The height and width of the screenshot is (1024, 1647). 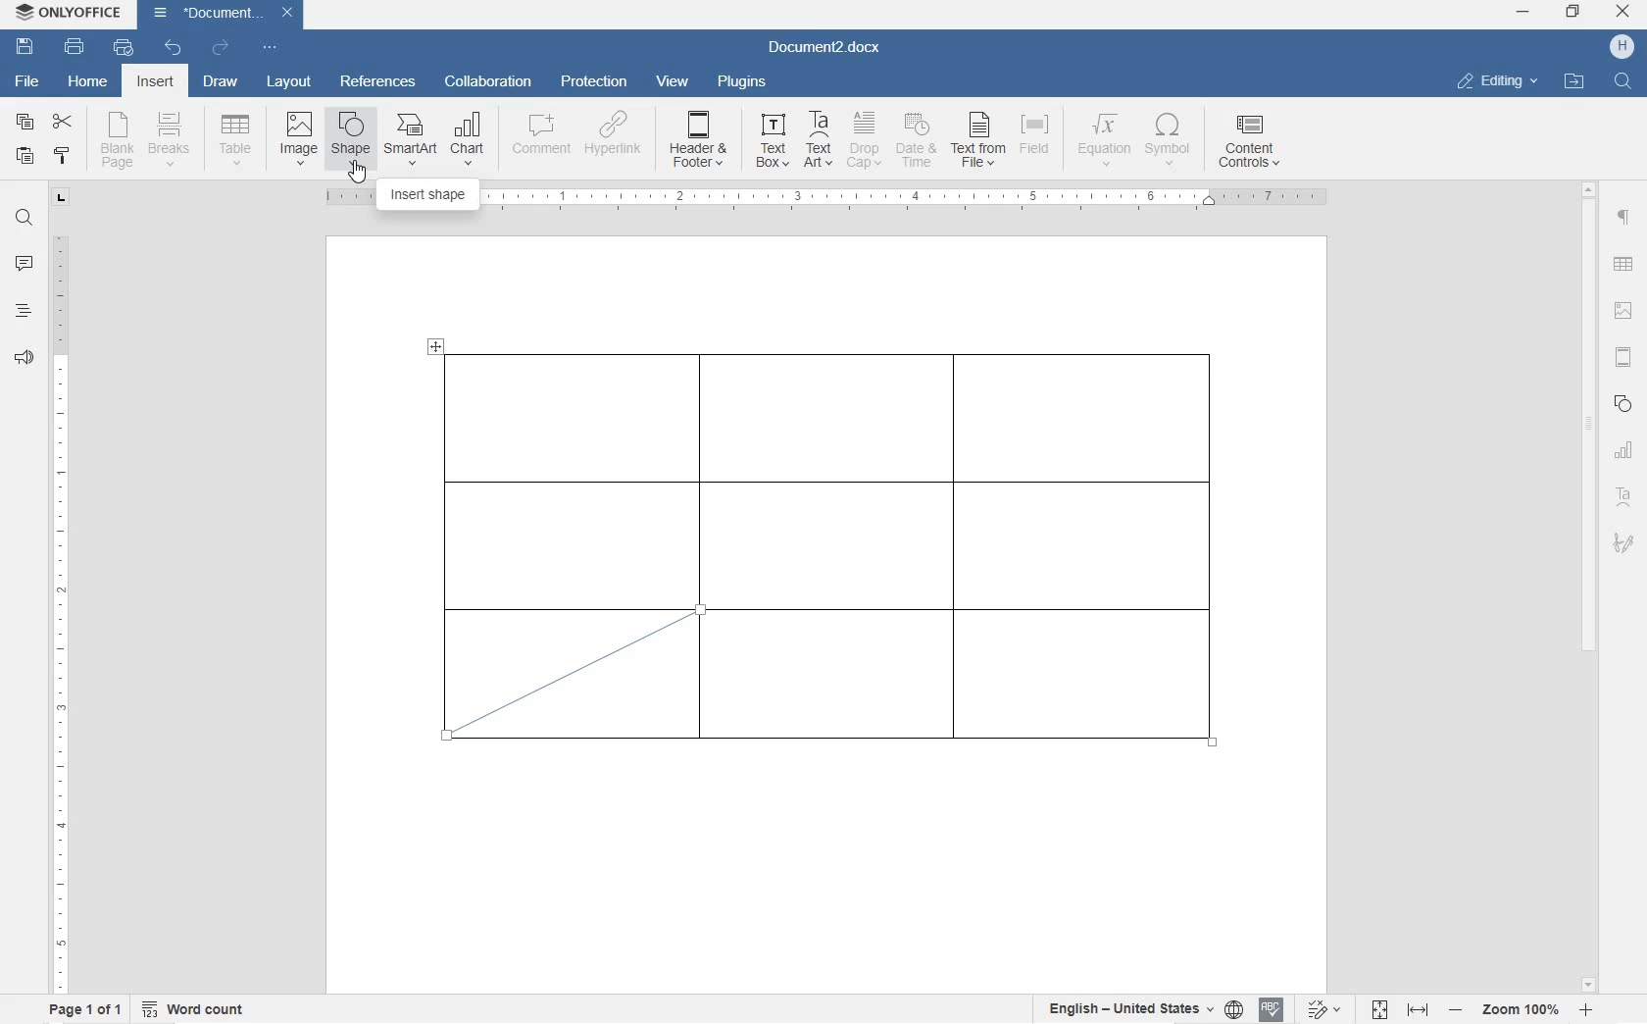 I want to click on EQUATION, so click(x=1105, y=140).